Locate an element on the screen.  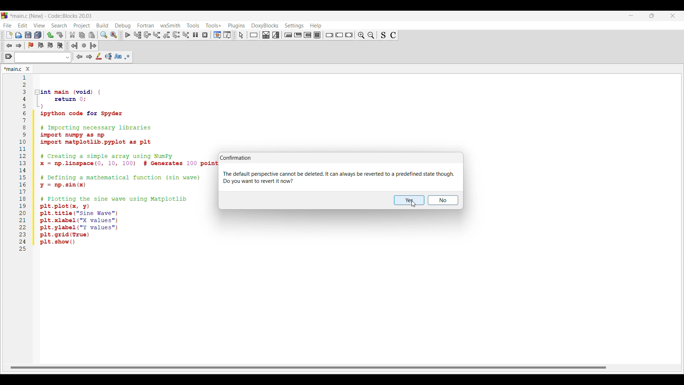
Tools+ menu is located at coordinates (214, 25).